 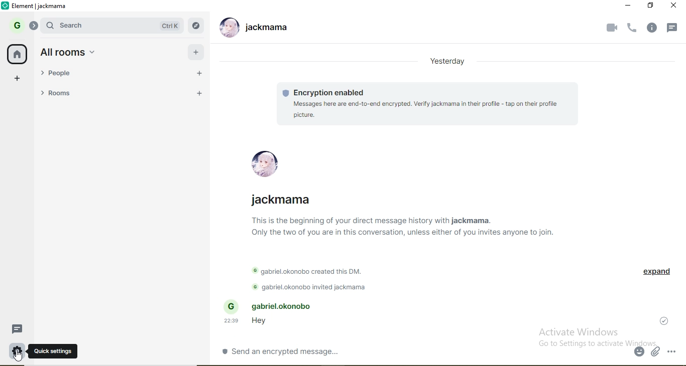 I want to click on settings, so click(x=17, y=351).